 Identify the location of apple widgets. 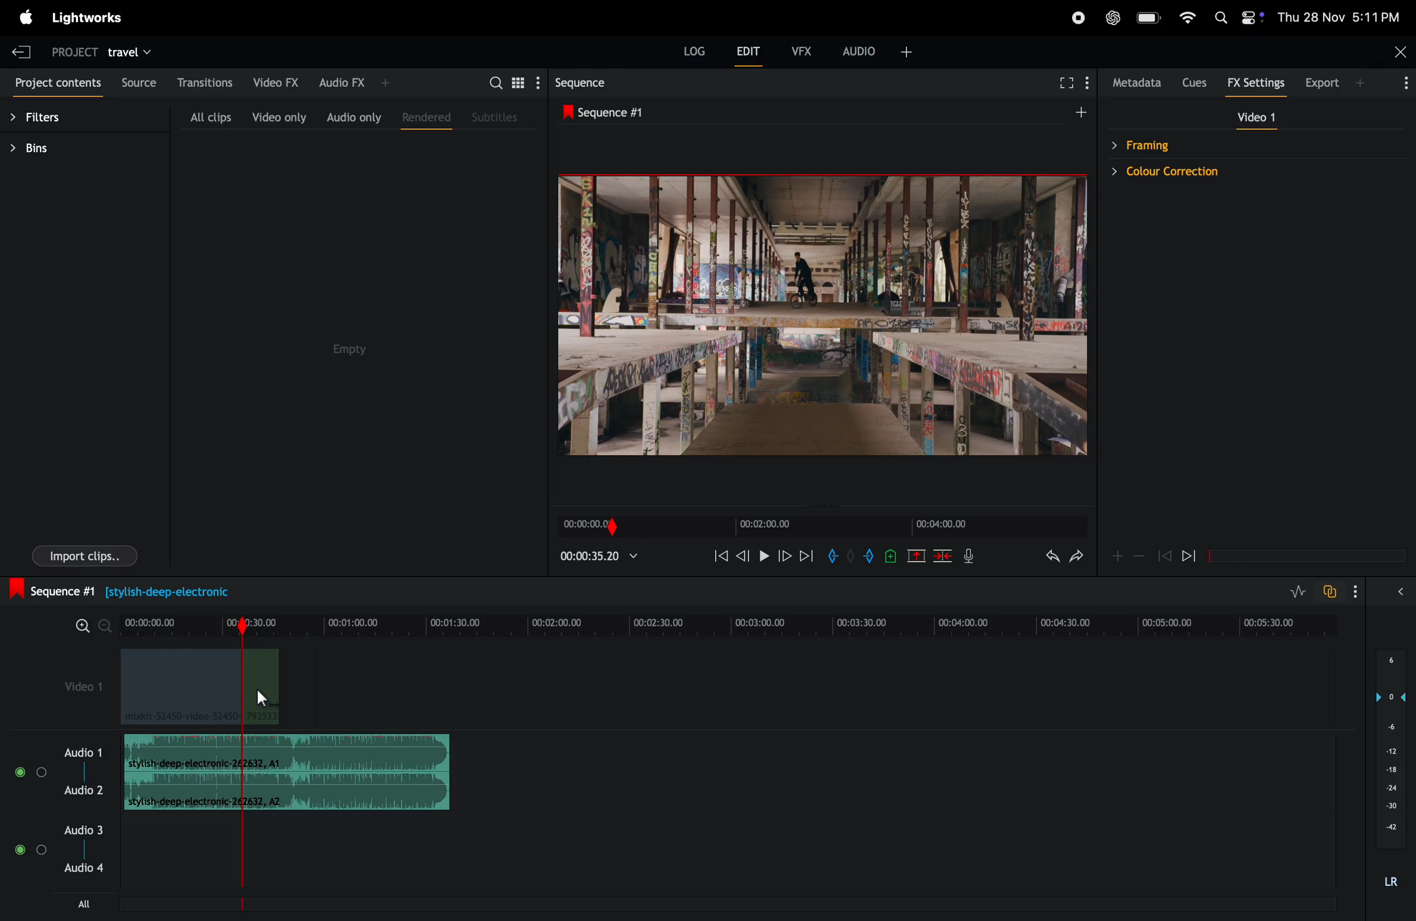
(1218, 16).